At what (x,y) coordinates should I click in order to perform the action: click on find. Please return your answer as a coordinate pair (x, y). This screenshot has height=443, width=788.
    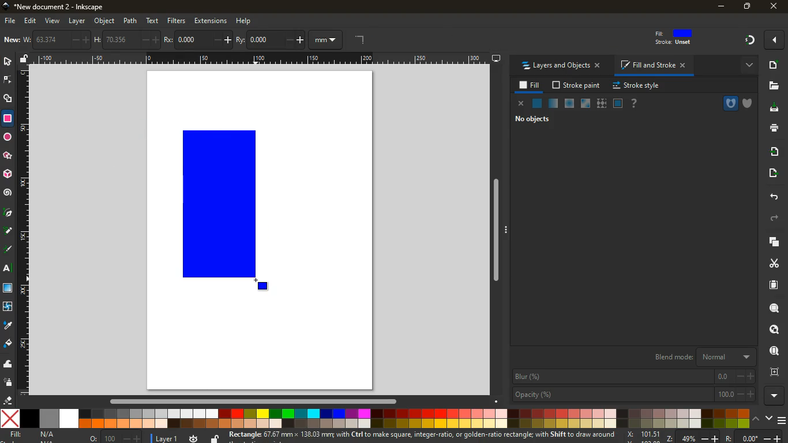
    Looking at the image, I should click on (774, 351).